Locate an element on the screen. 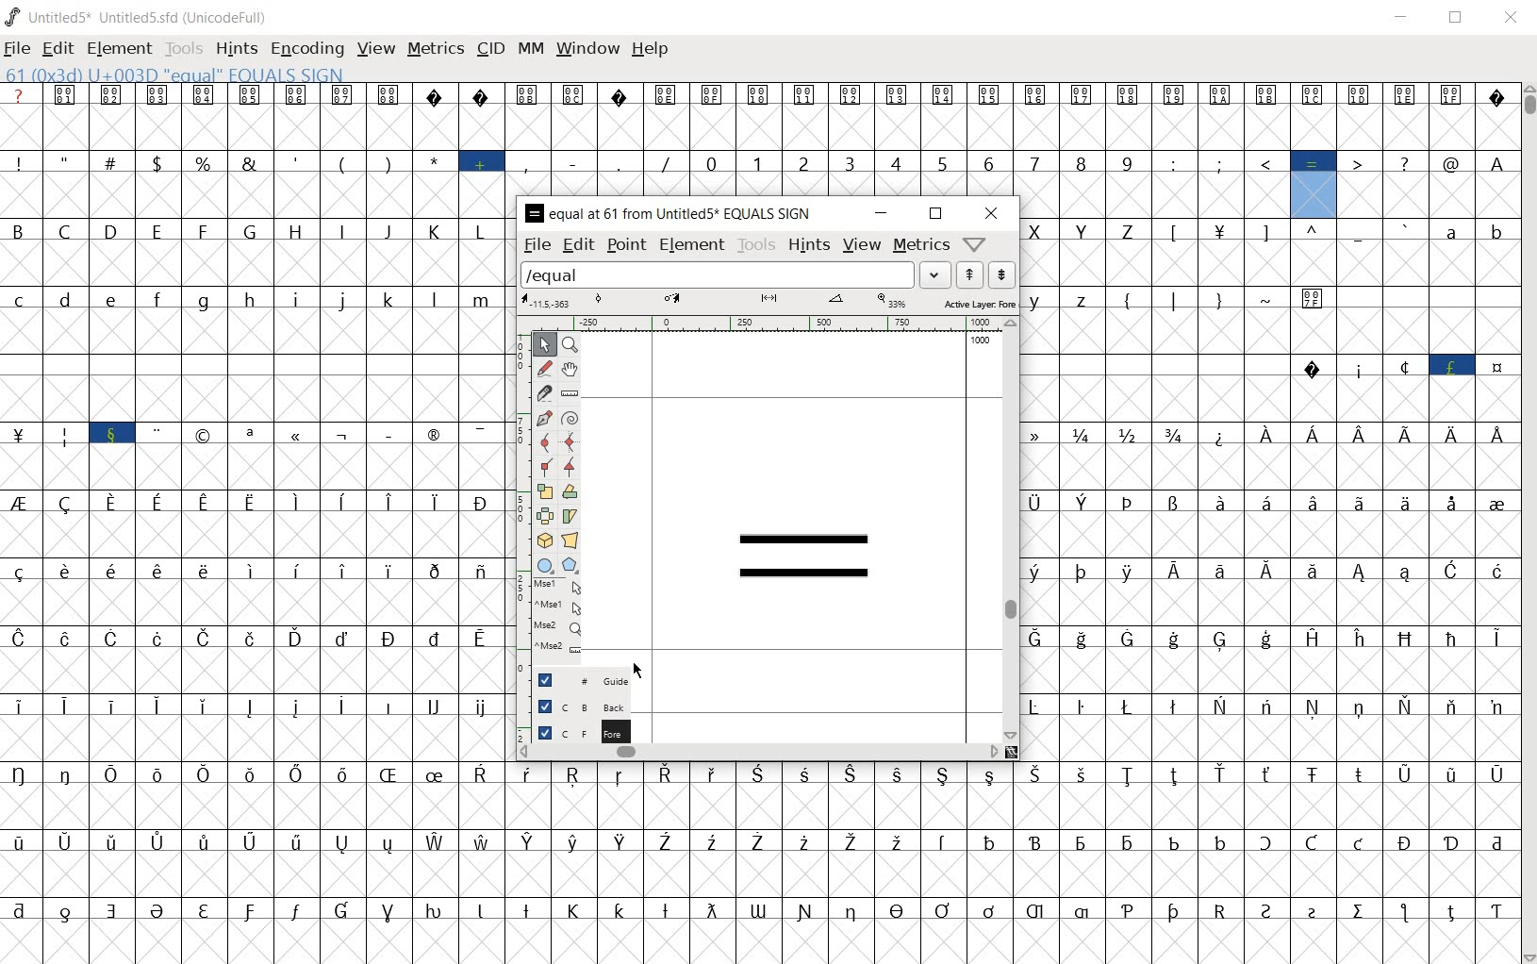 The image size is (1537, 964). restore down is located at coordinates (1454, 19).